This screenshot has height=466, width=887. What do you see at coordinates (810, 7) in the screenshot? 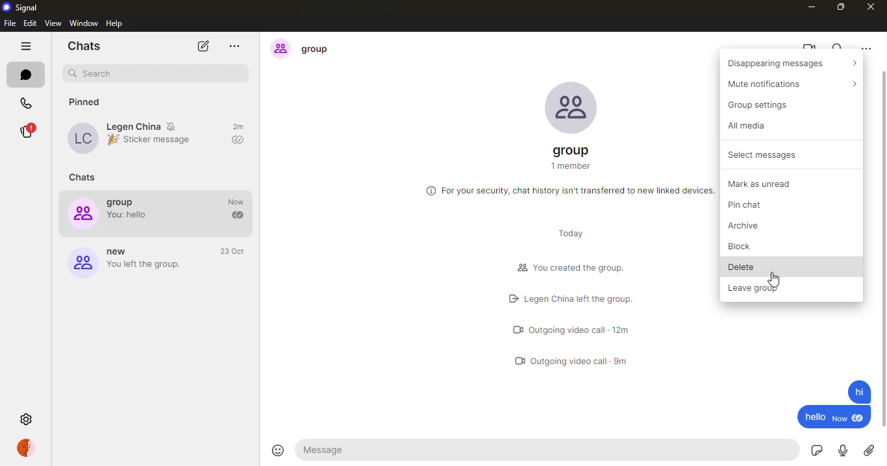
I see `minimize` at bounding box center [810, 7].